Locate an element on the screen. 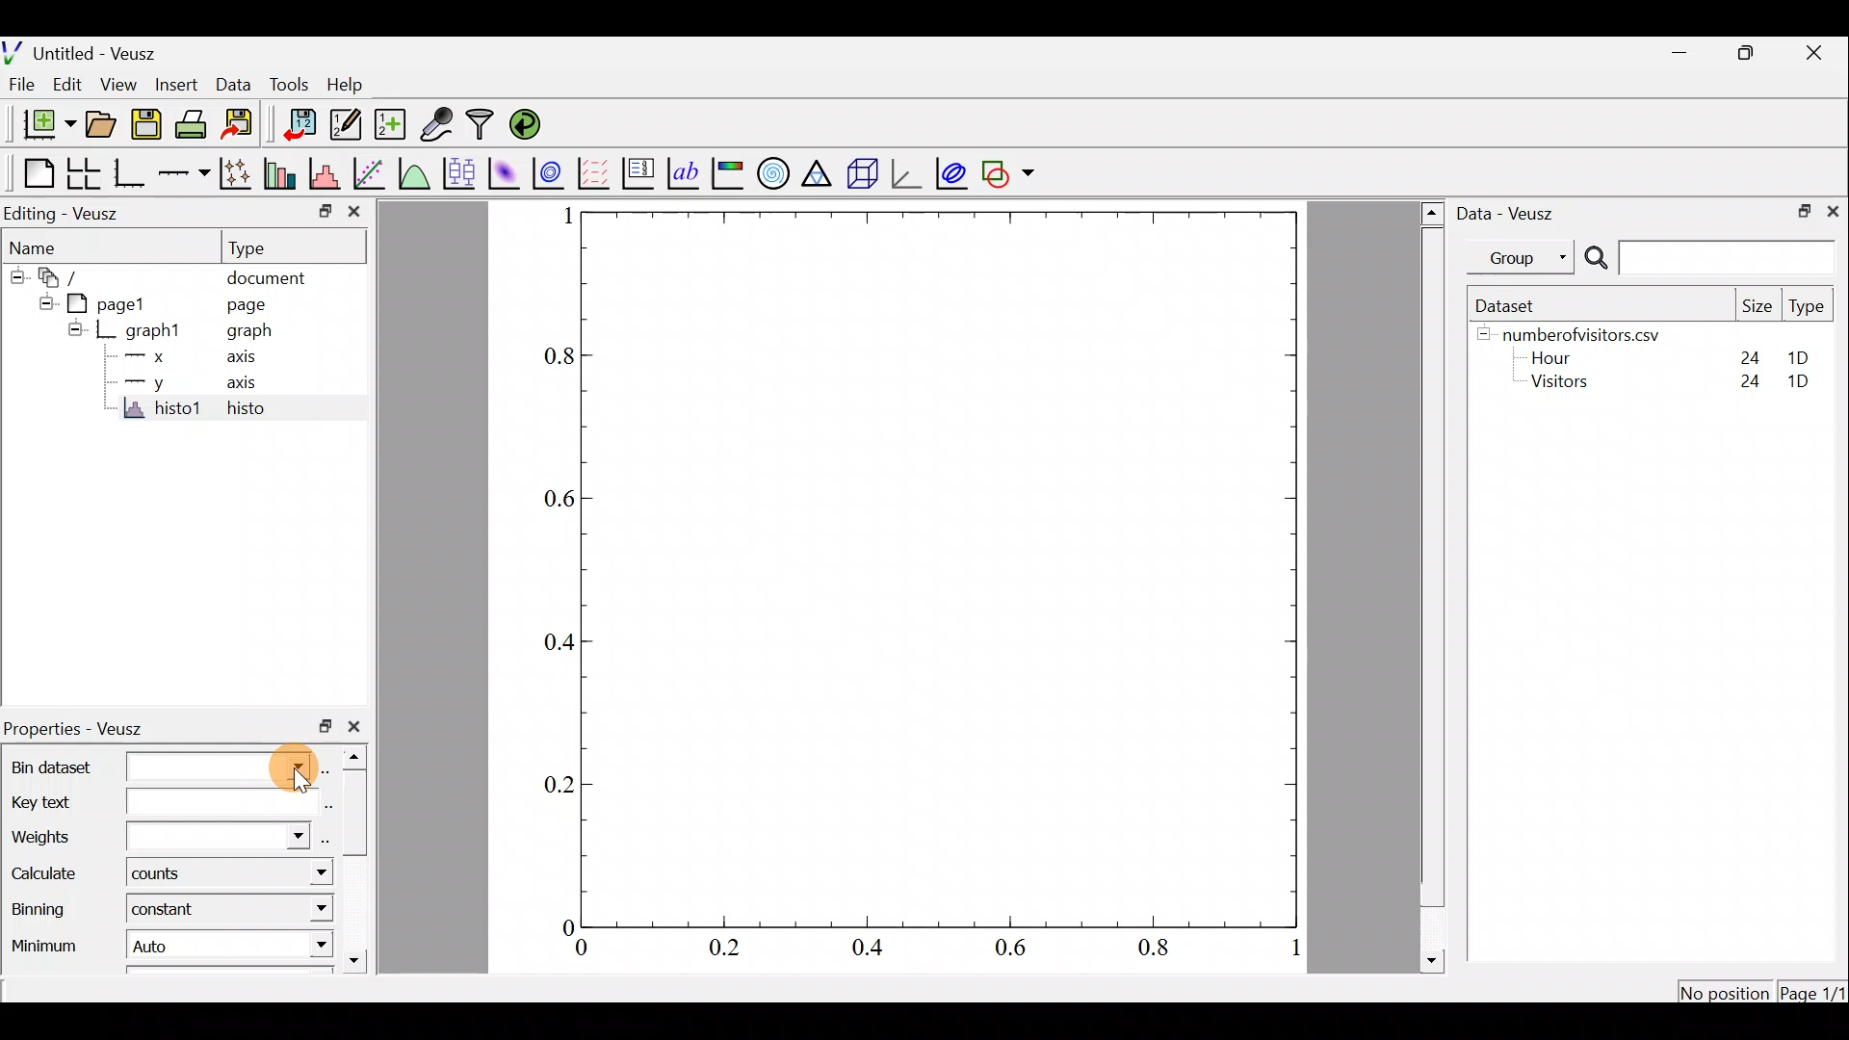 This screenshot has height=1040, width=1849. document widget is located at coordinates (63, 277).